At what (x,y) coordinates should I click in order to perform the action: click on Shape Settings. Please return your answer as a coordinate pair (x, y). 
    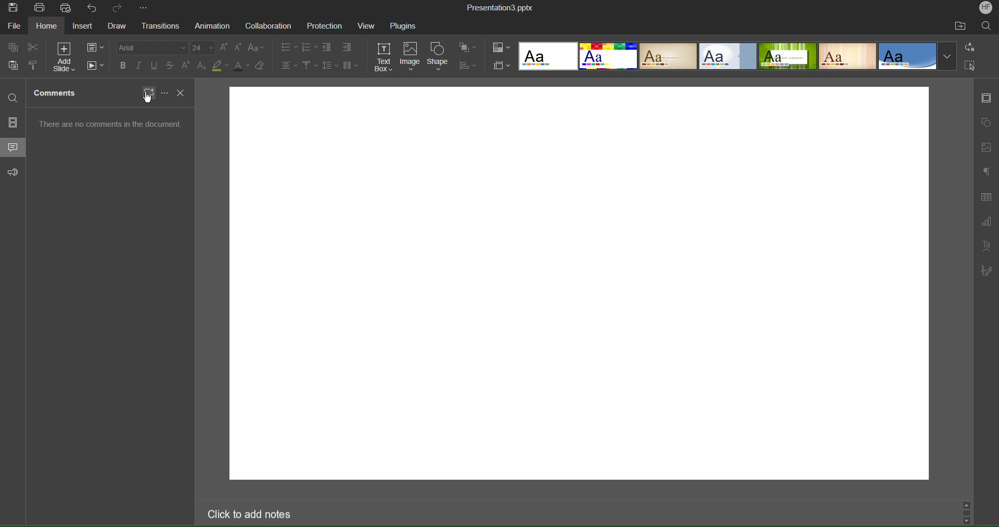
    Looking at the image, I should click on (987, 123).